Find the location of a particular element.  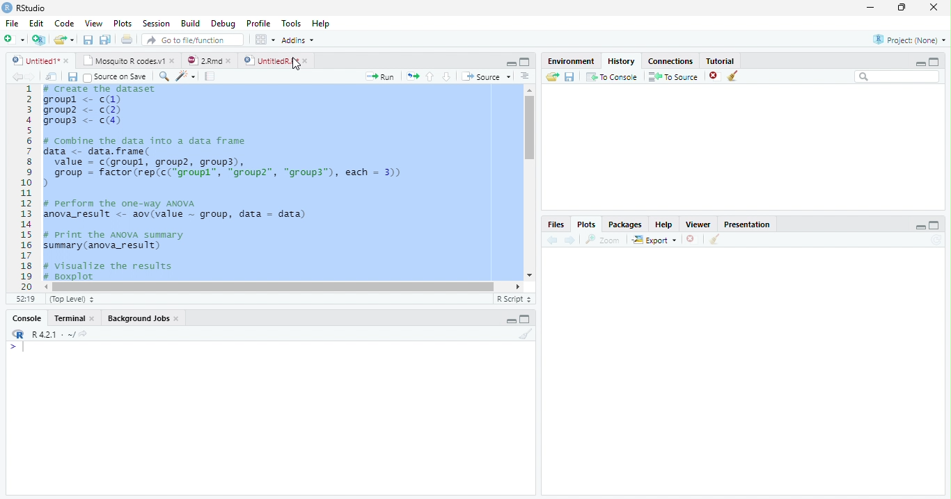

Viewer is located at coordinates (700, 224).